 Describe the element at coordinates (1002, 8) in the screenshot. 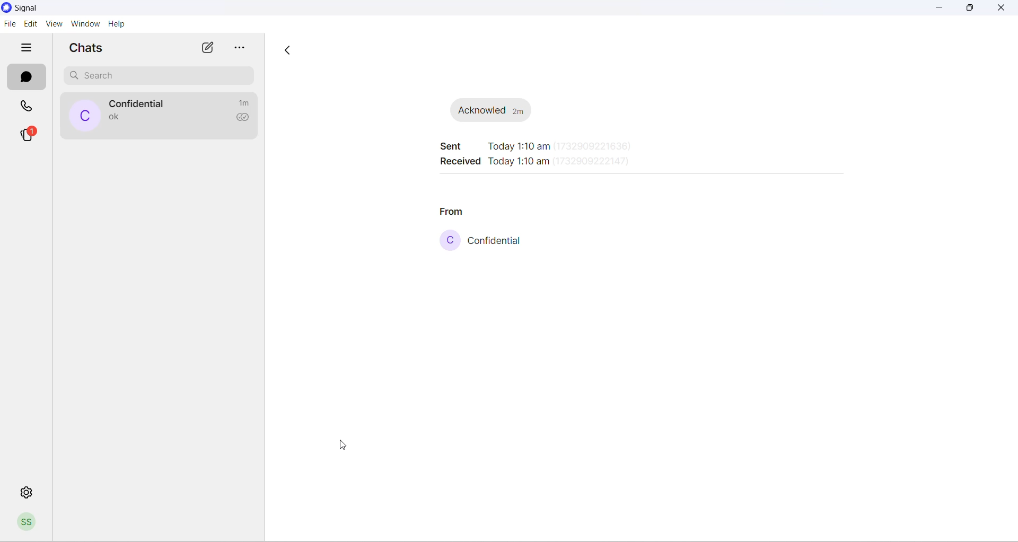

I see `close` at that location.